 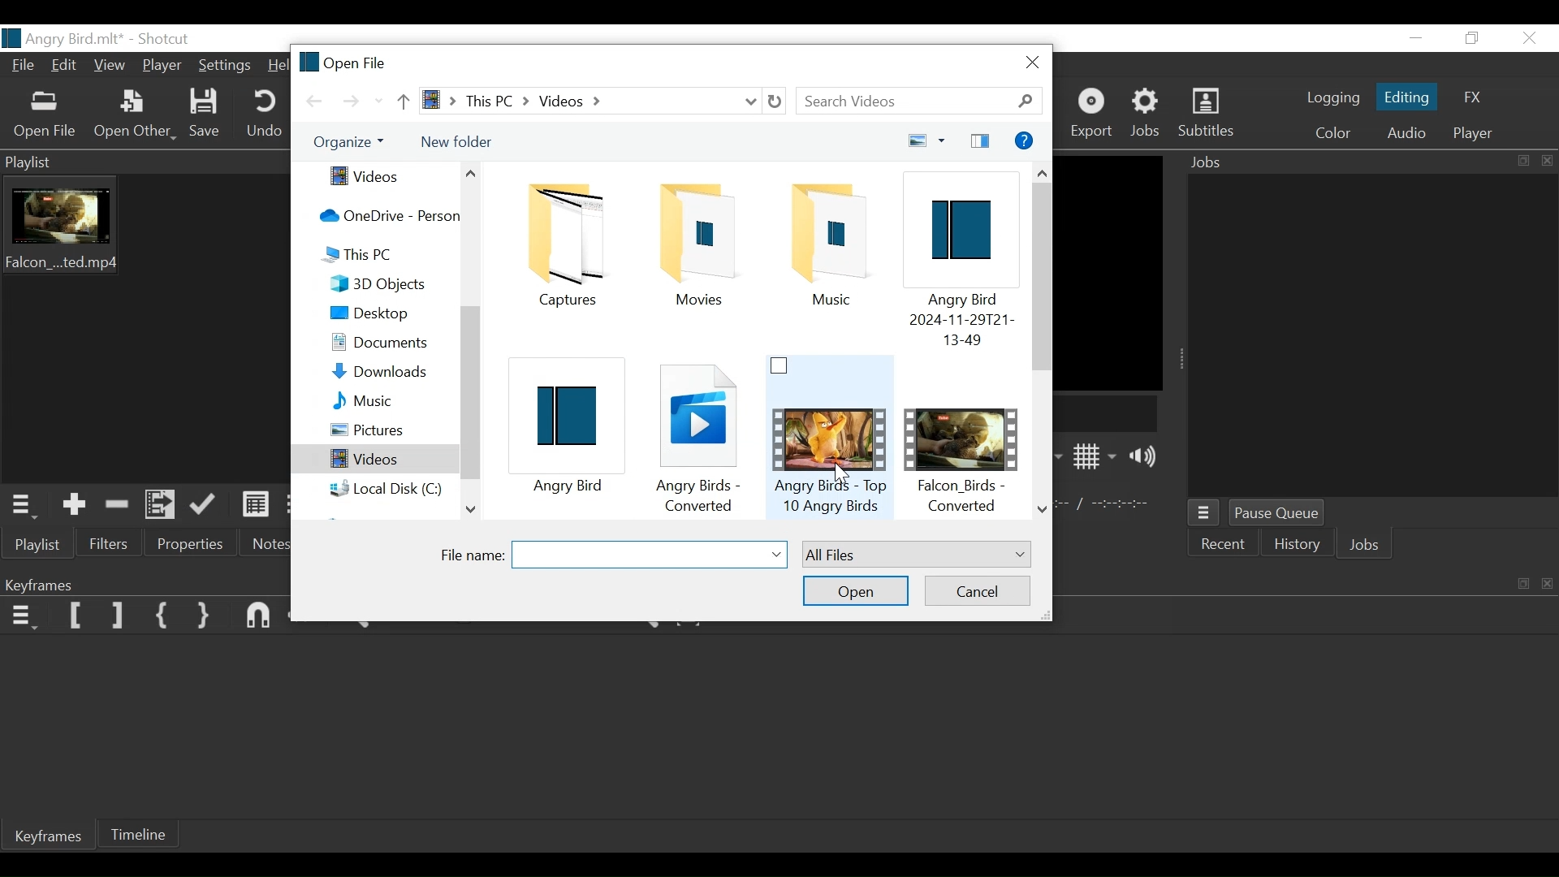 What do you see at coordinates (473, 554) in the screenshot?
I see `File Name` at bounding box center [473, 554].